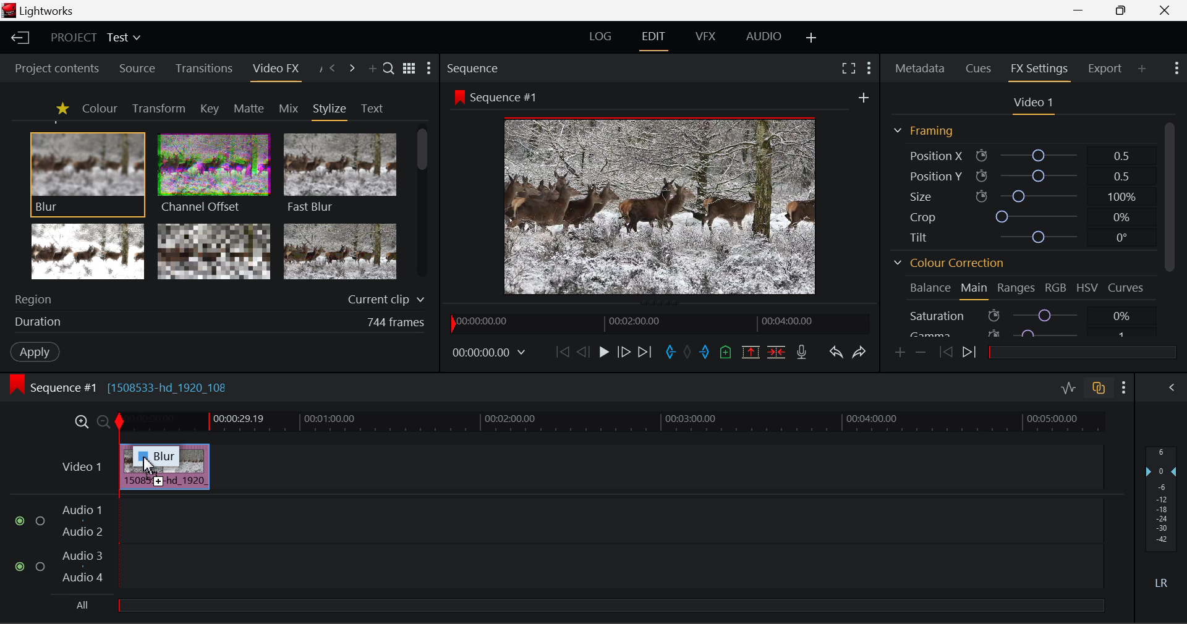 The width and height of the screenshot is (1187, 624). What do you see at coordinates (947, 354) in the screenshot?
I see `Last keyframe` at bounding box center [947, 354].